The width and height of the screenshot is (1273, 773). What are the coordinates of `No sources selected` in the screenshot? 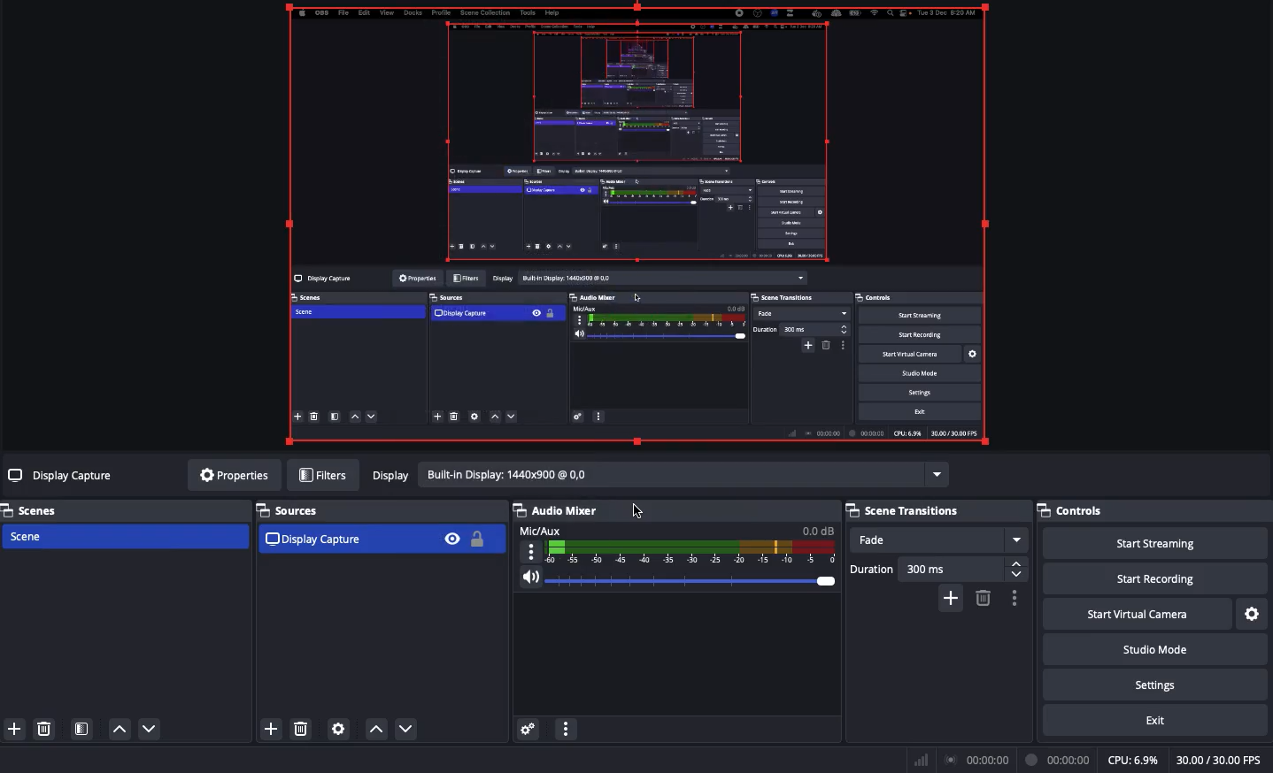 It's located at (61, 476).